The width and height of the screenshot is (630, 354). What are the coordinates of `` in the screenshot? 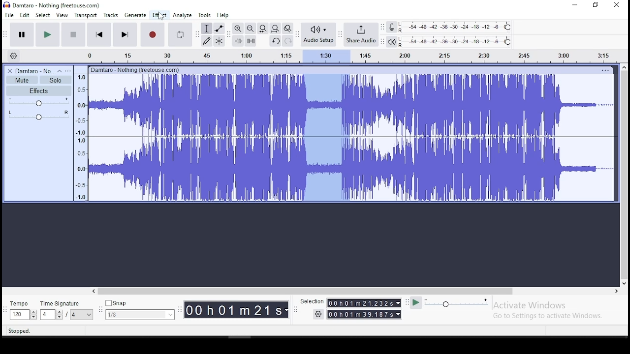 It's located at (296, 310).